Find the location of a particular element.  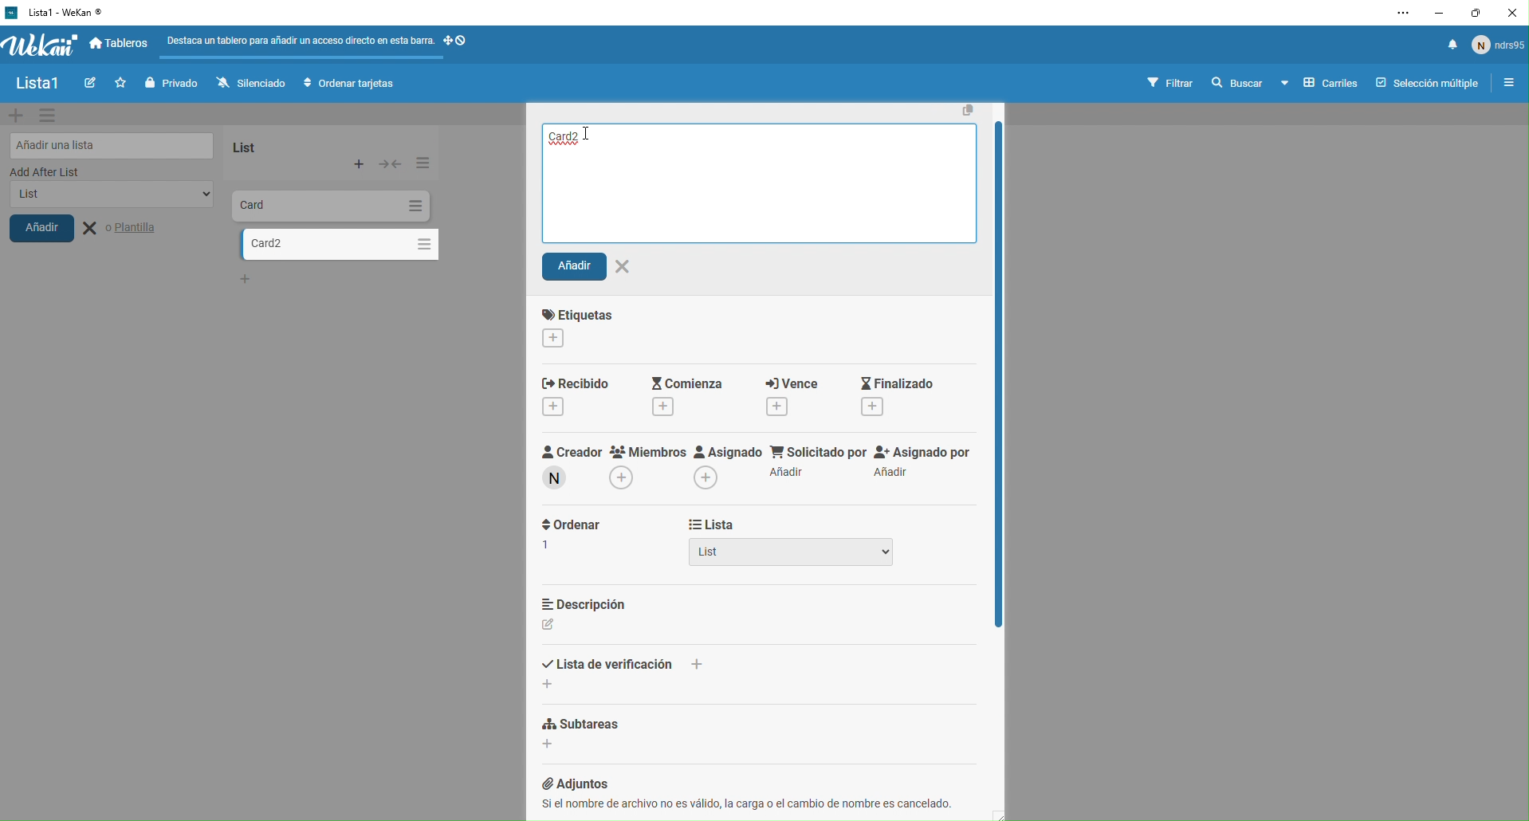

add new  is located at coordinates (16, 115).